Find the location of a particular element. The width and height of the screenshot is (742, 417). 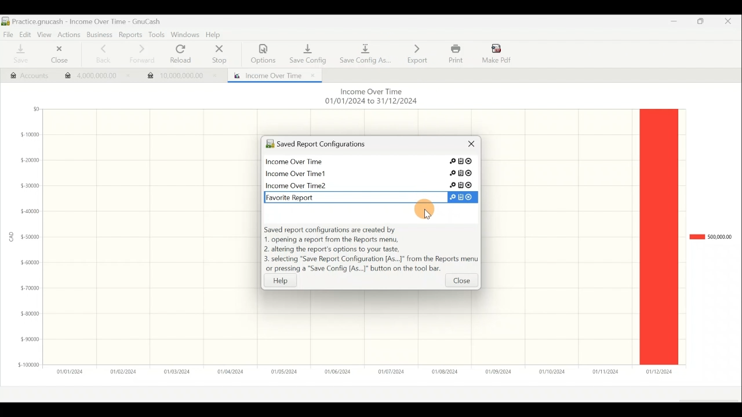

Help is located at coordinates (216, 35).